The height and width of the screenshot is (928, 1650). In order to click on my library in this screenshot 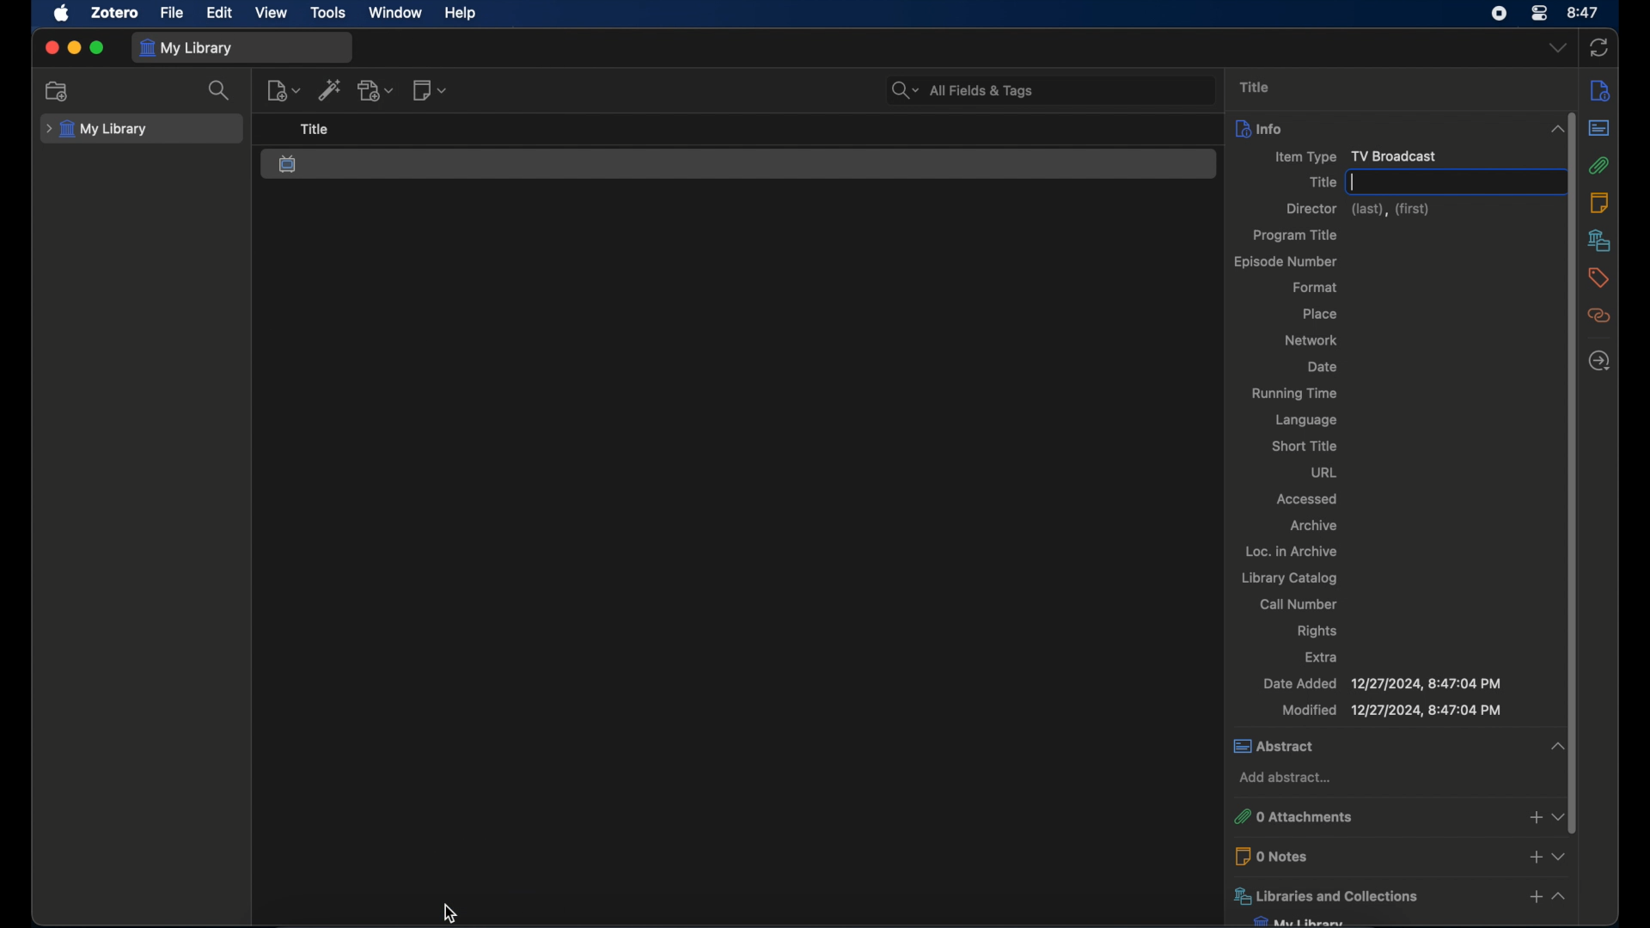, I will do `click(1300, 921)`.